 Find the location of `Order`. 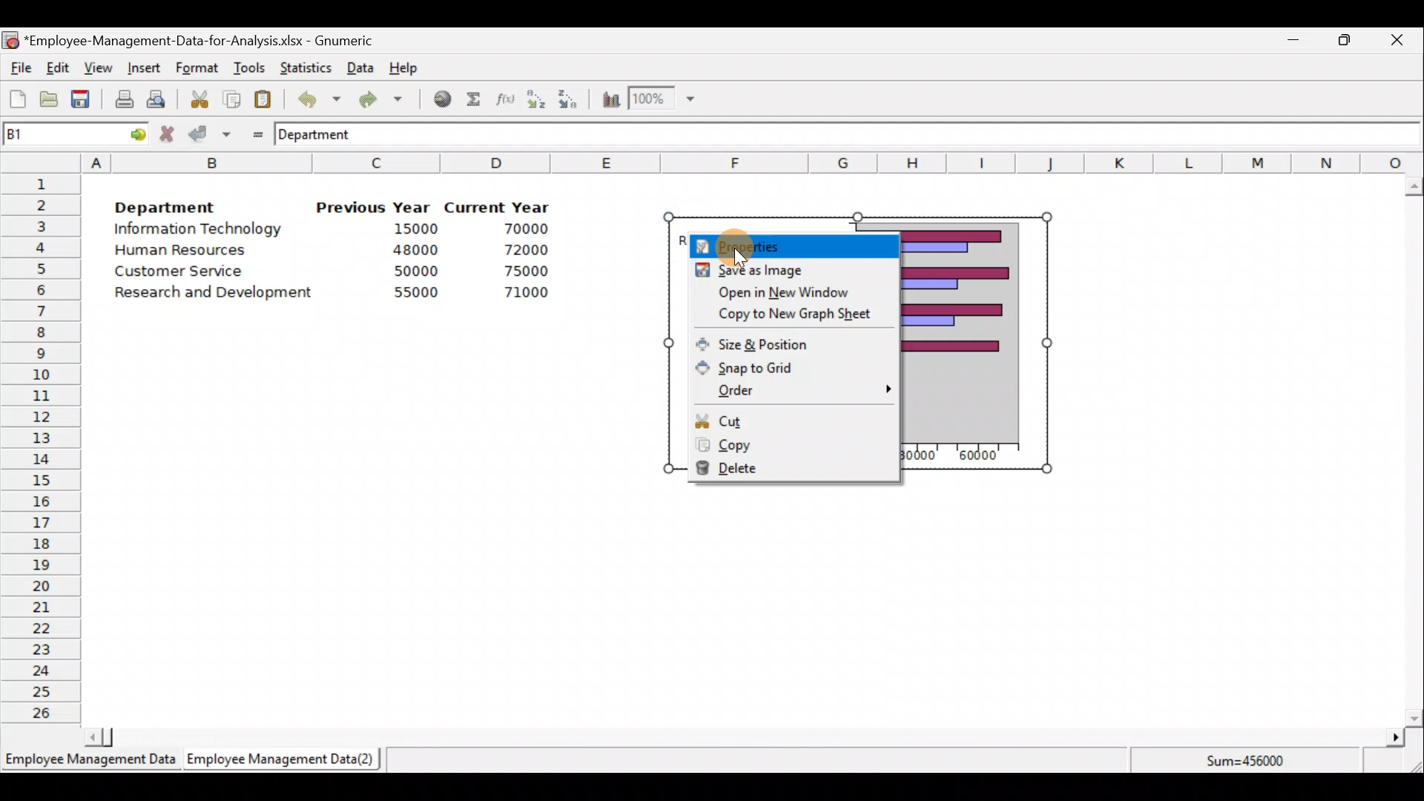

Order is located at coordinates (788, 392).